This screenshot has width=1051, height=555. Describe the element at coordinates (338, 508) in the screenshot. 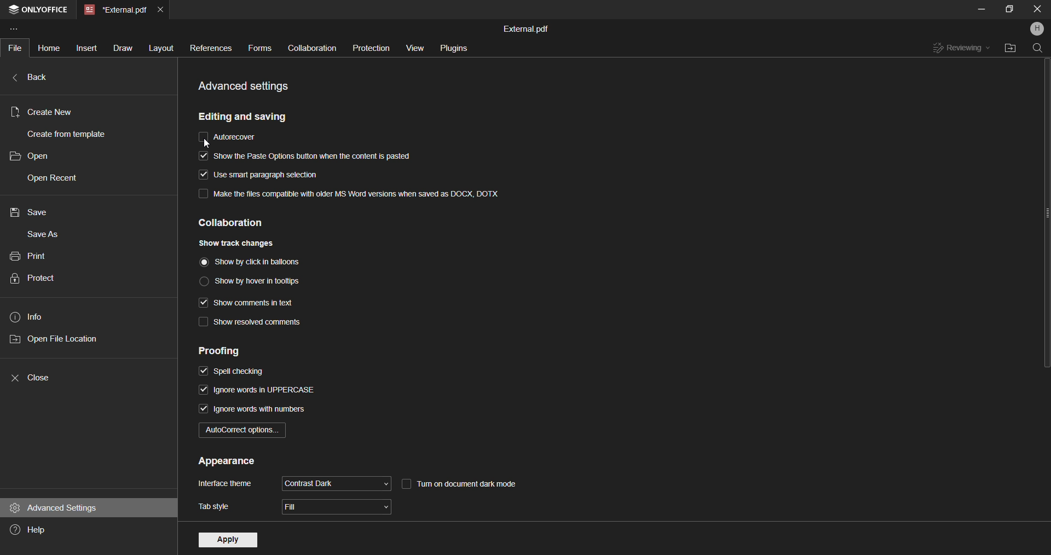

I see `fill` at that location.